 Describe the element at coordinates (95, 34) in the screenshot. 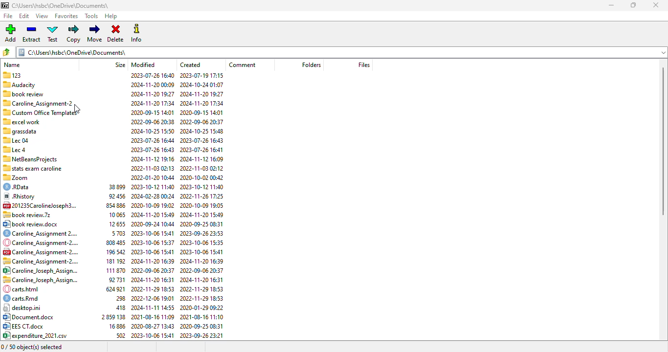

I see `move` at that location.